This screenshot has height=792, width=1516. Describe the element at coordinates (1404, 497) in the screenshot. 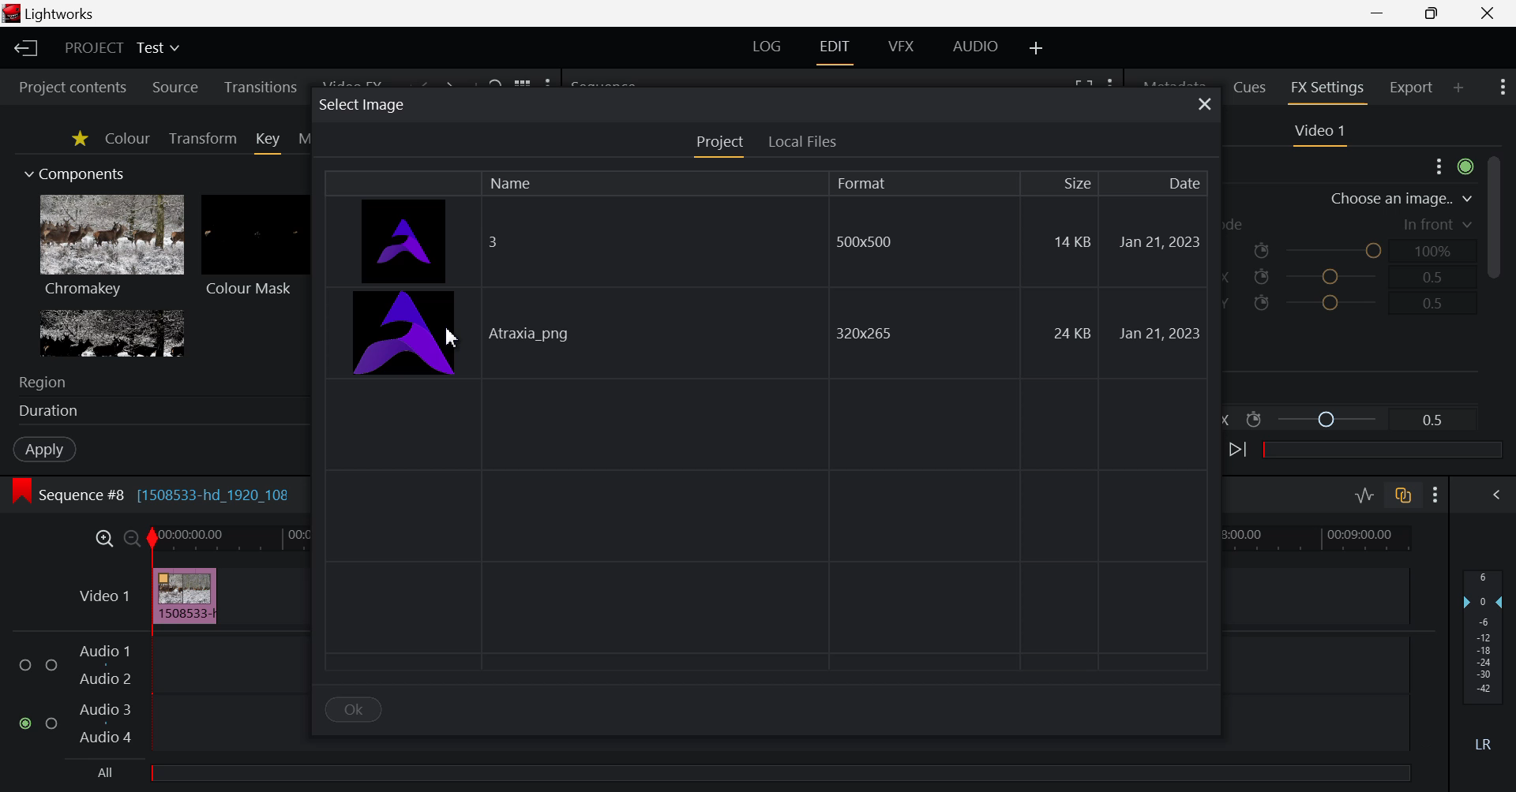

I see `Toggle auto track sync` at that location.